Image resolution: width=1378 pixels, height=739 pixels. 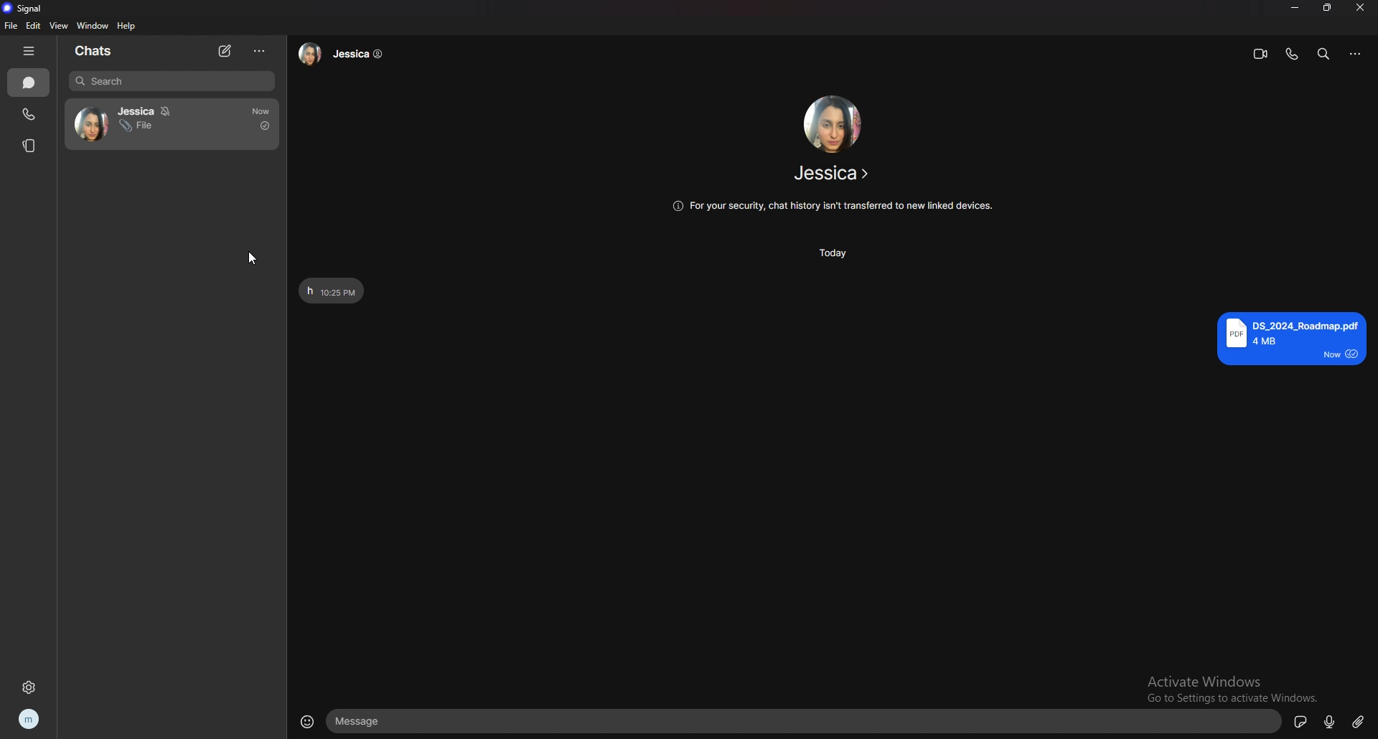 What do you see at coordinates (225, 52) in the screenshot?
I see `new chat` at bounding box center [225, 52].